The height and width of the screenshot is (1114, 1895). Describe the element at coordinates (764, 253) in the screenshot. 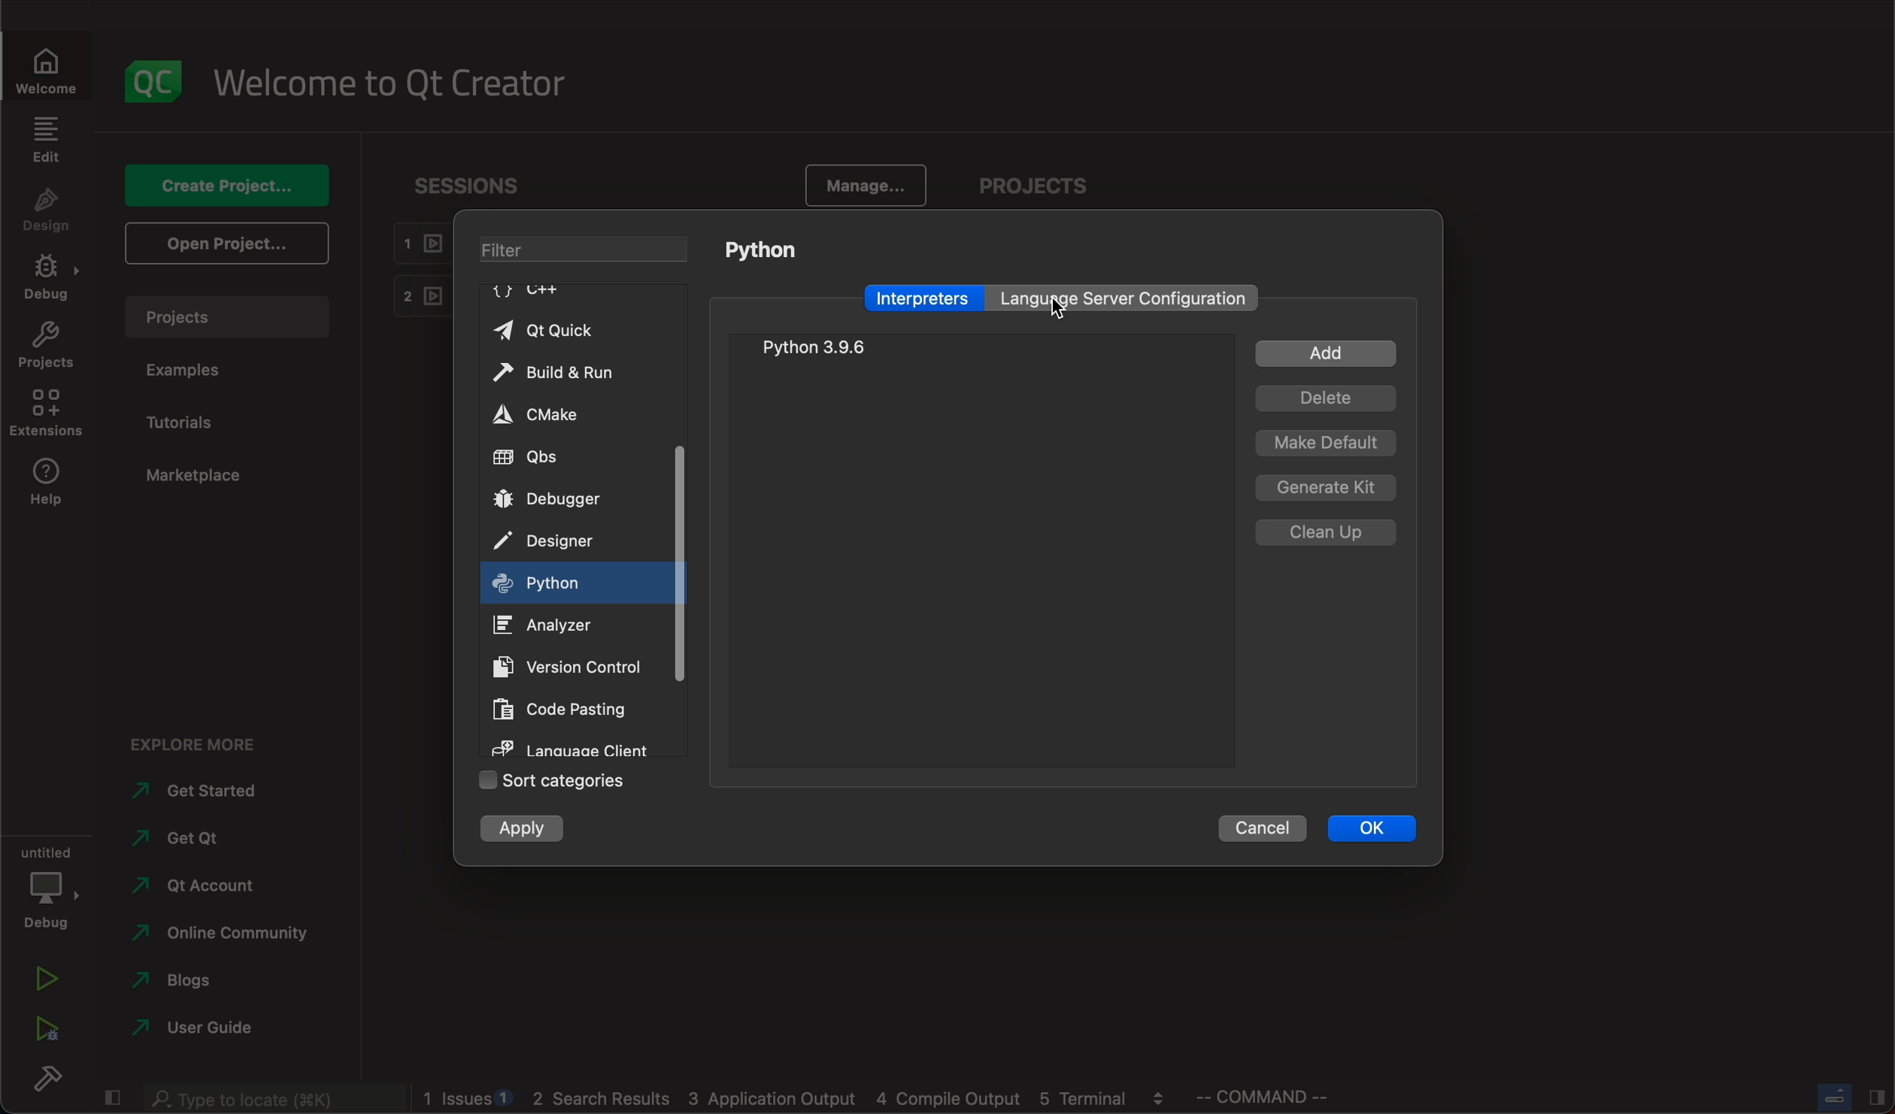

I see `python` at that location.